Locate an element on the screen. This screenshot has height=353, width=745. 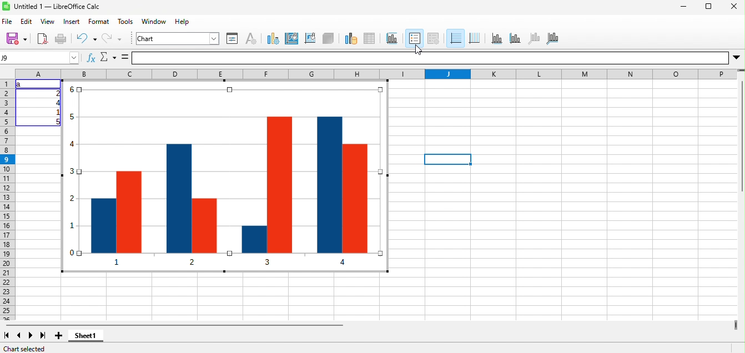
file is located at coordinates (8, 22).